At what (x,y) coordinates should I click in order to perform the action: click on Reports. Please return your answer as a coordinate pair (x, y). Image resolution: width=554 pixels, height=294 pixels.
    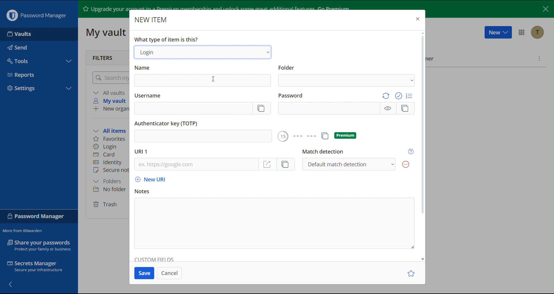
    Looking at the image, I should click on (38, 75).